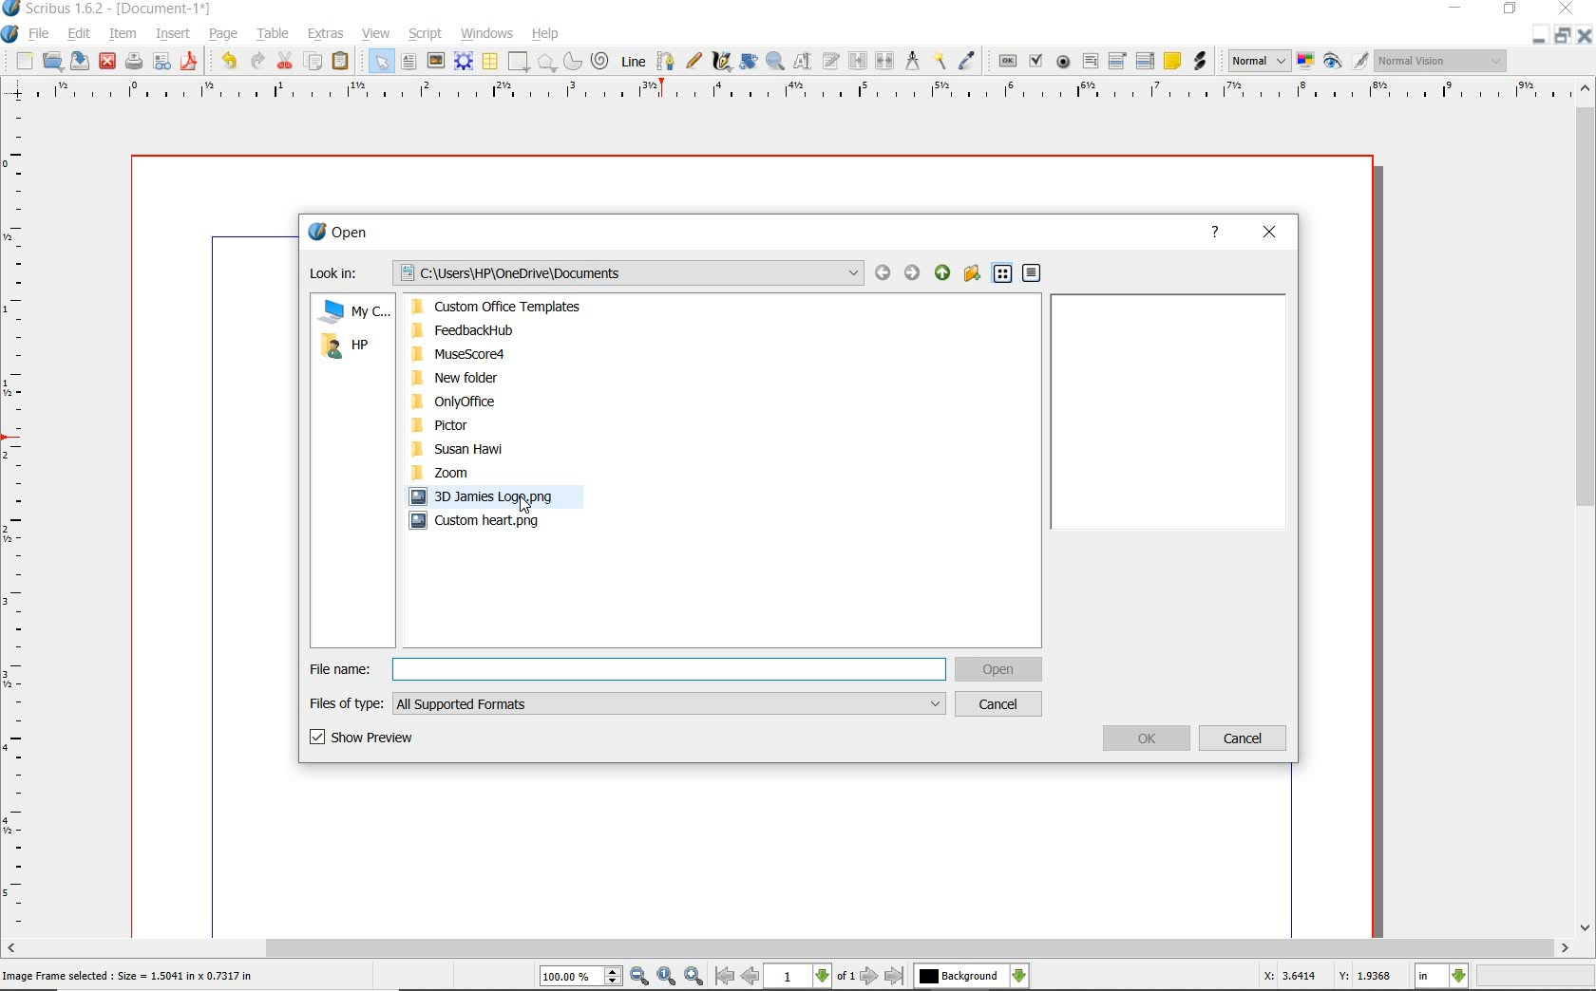 The width and height of the screenshot is (1596, 991). What do you see at coordinates (665, 61) in the screenshot?
I see `bezier curve` at bounding box center [665, 61].